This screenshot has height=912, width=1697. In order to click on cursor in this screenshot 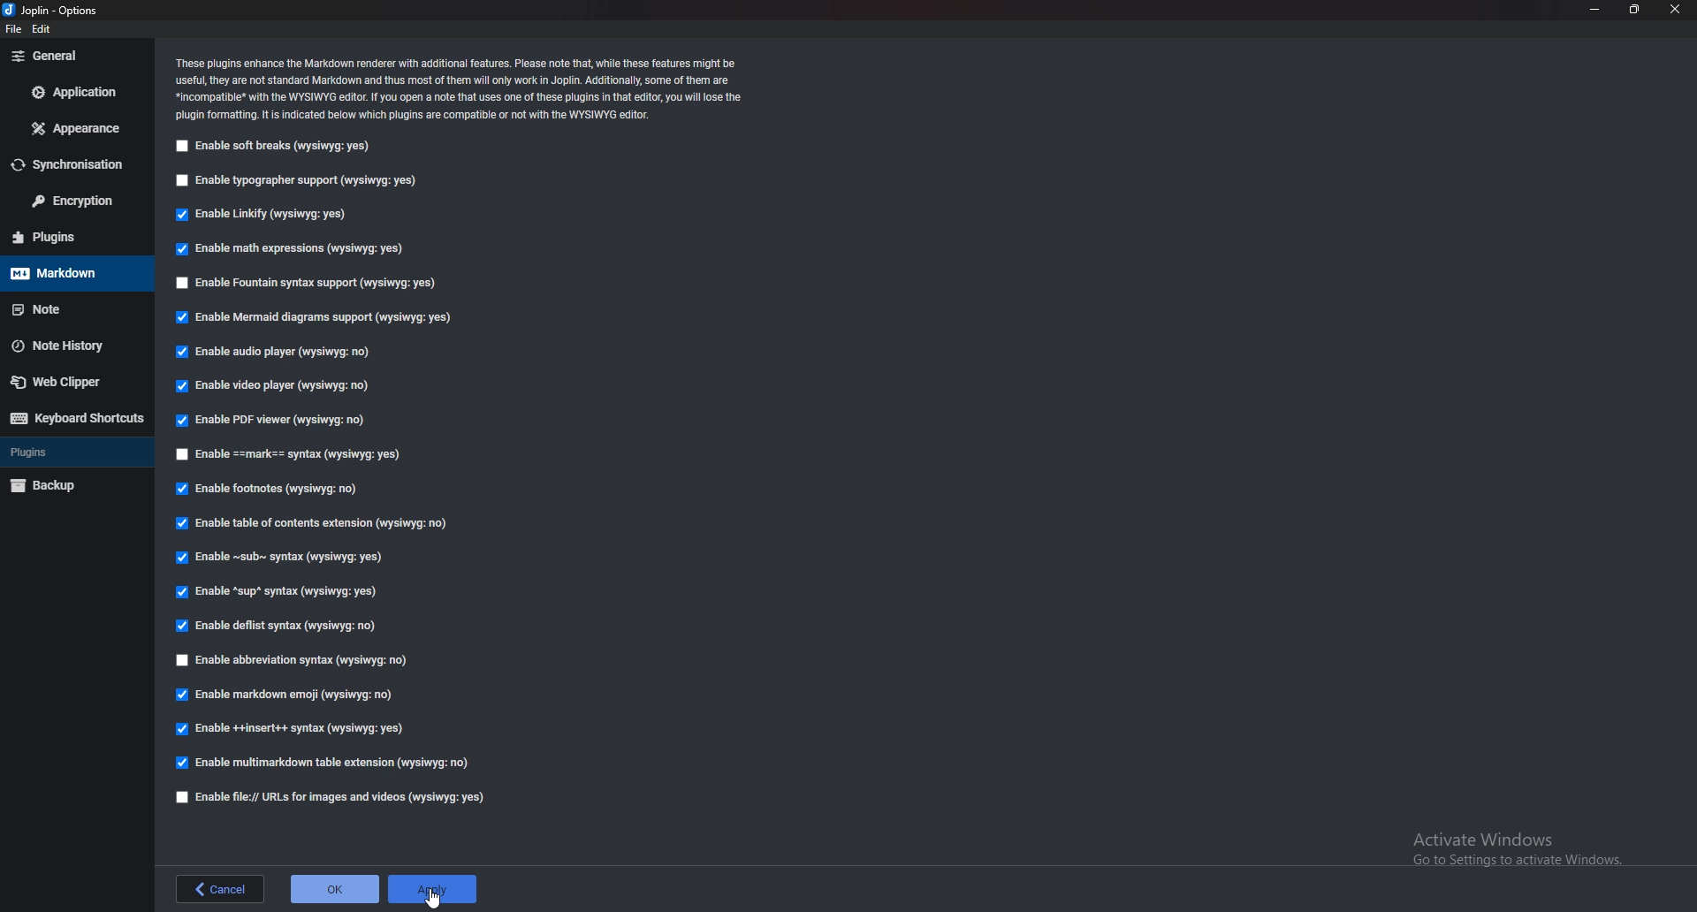, I will do `click(438, 899)`.